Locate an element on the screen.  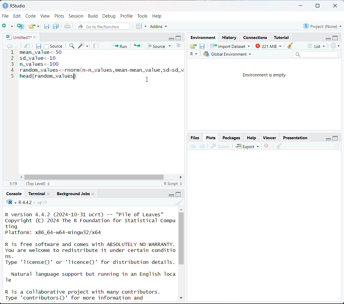
close is located at coordinates (33, 37).